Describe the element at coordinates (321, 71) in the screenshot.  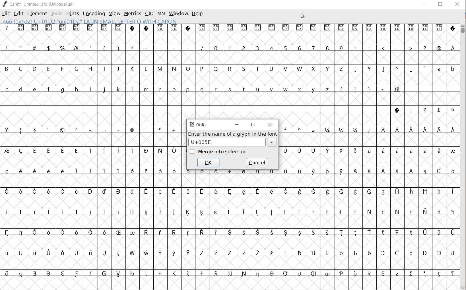
I see `glyph characters` at that location.